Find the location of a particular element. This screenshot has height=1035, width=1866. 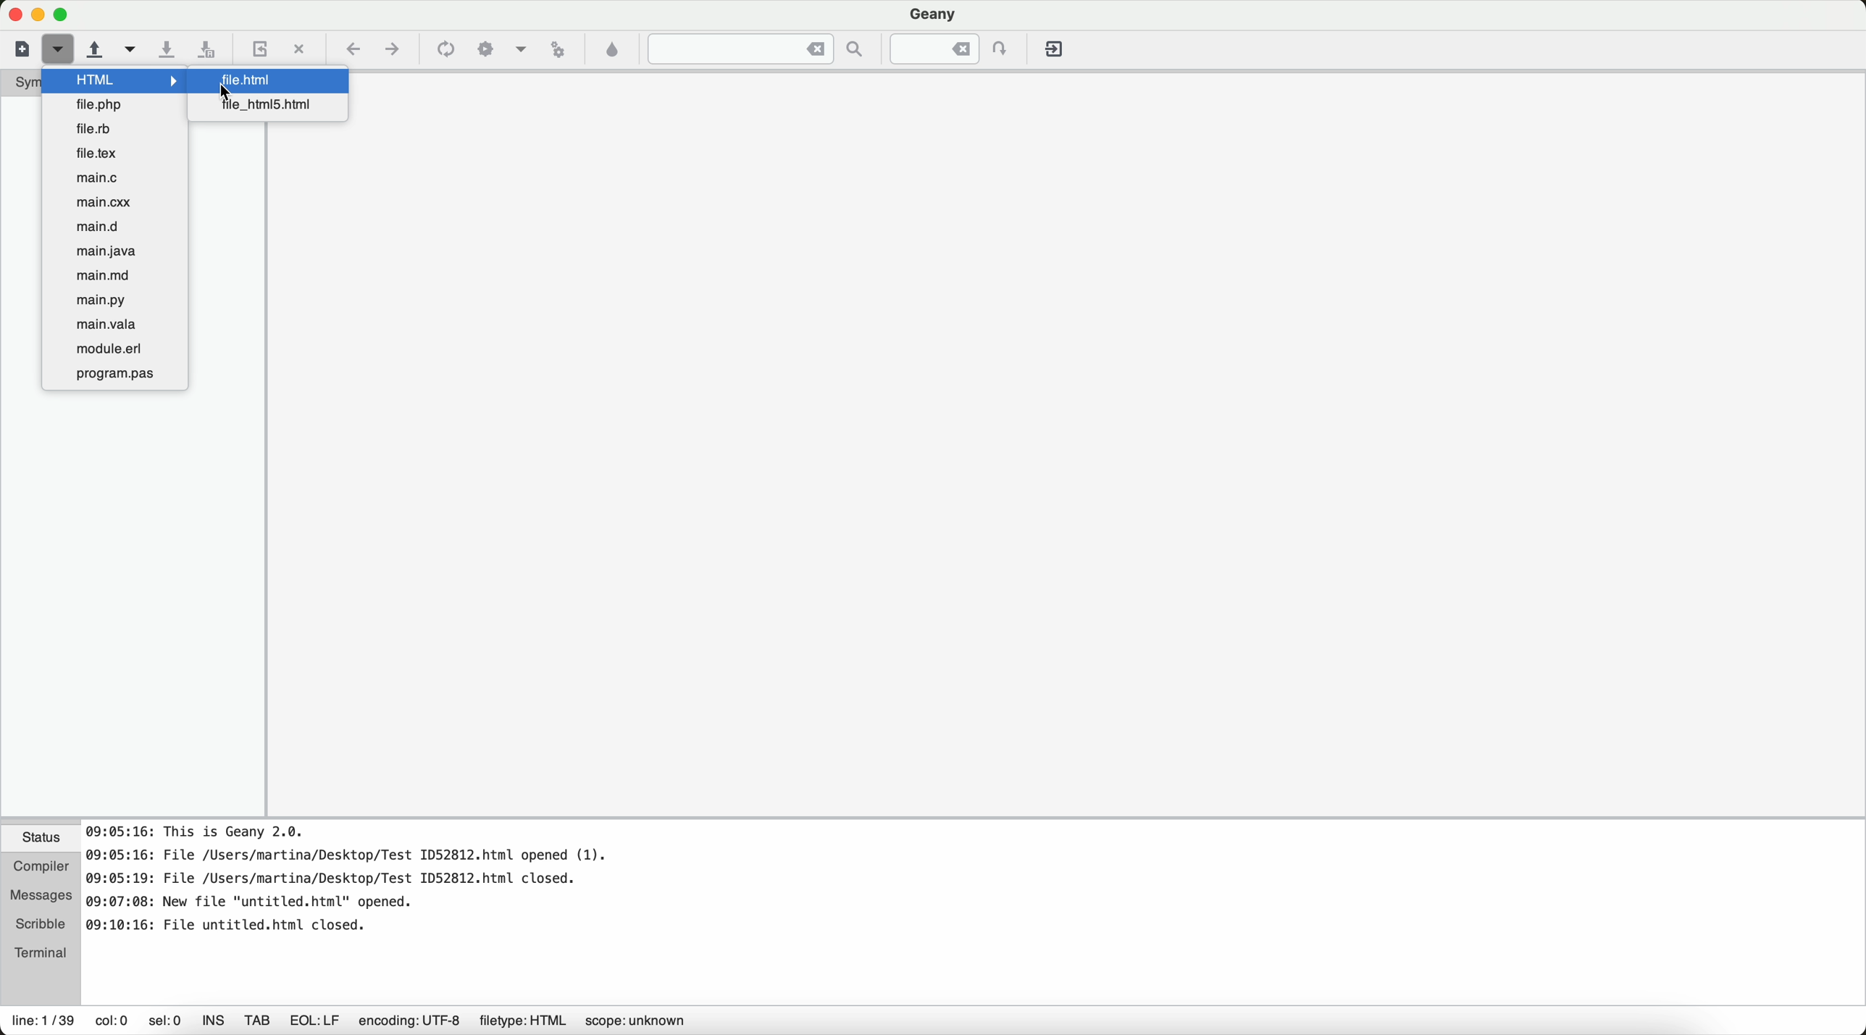

compiler is located at coordinates (38, 867).